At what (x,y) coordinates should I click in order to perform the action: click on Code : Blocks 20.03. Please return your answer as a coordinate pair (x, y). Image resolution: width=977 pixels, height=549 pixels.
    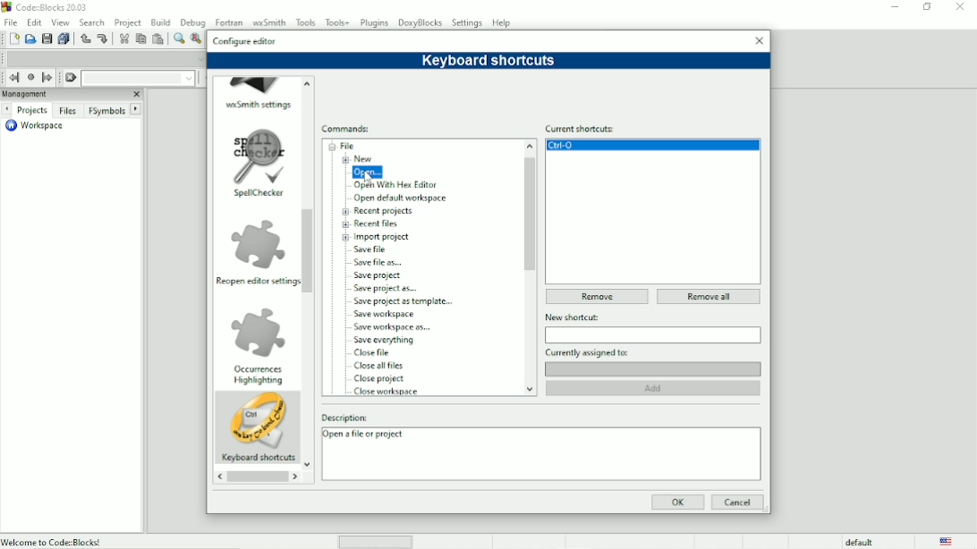
    Looking at the image, I should click on (47, 6).